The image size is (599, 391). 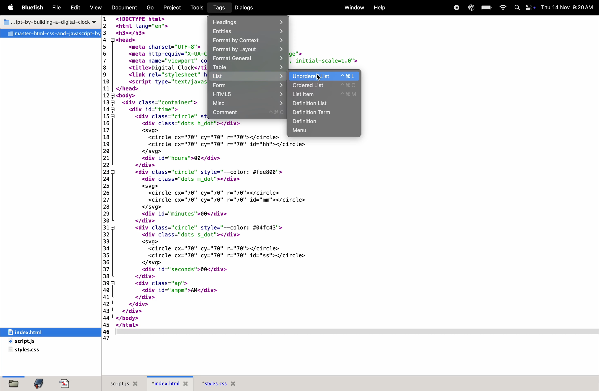 I want to click on master, so click(x=50, y=34).